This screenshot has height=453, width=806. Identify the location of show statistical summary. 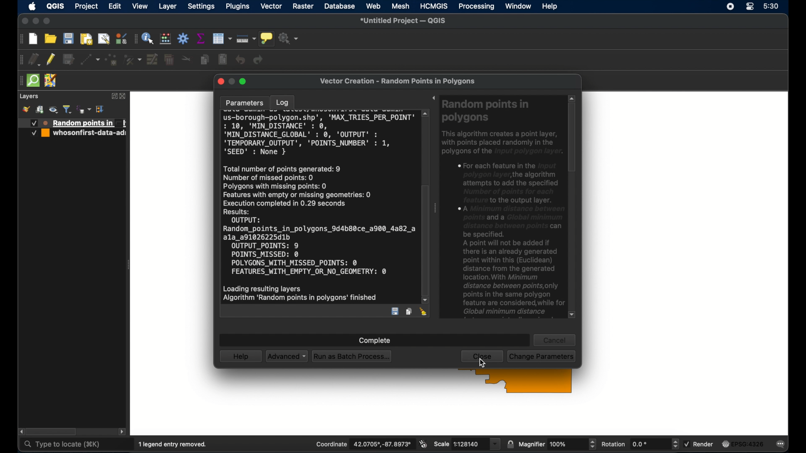
(200, 38).